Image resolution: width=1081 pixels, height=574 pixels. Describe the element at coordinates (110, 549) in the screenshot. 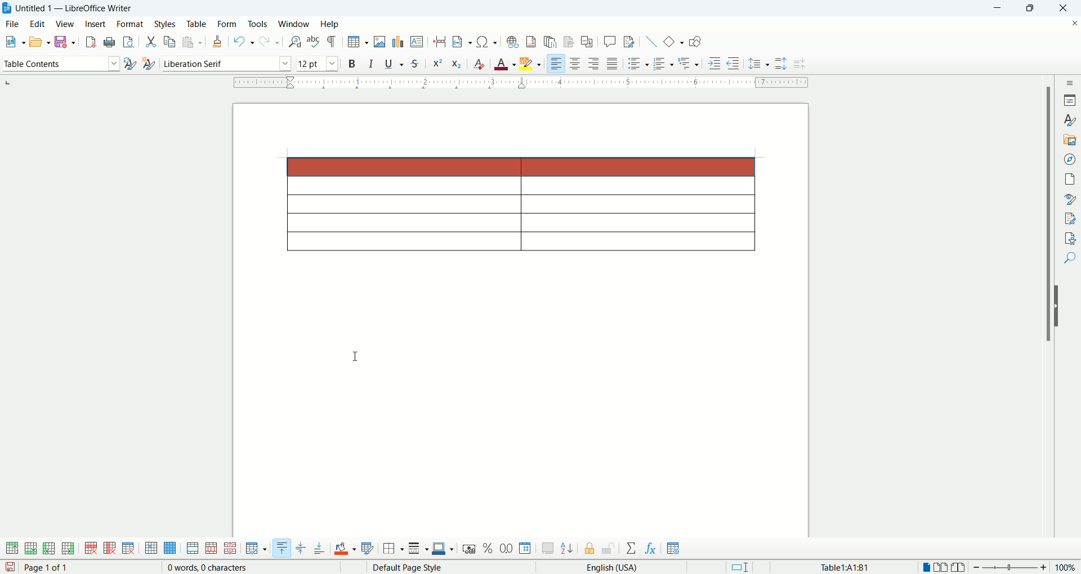

I see `delete selected column` at that location.